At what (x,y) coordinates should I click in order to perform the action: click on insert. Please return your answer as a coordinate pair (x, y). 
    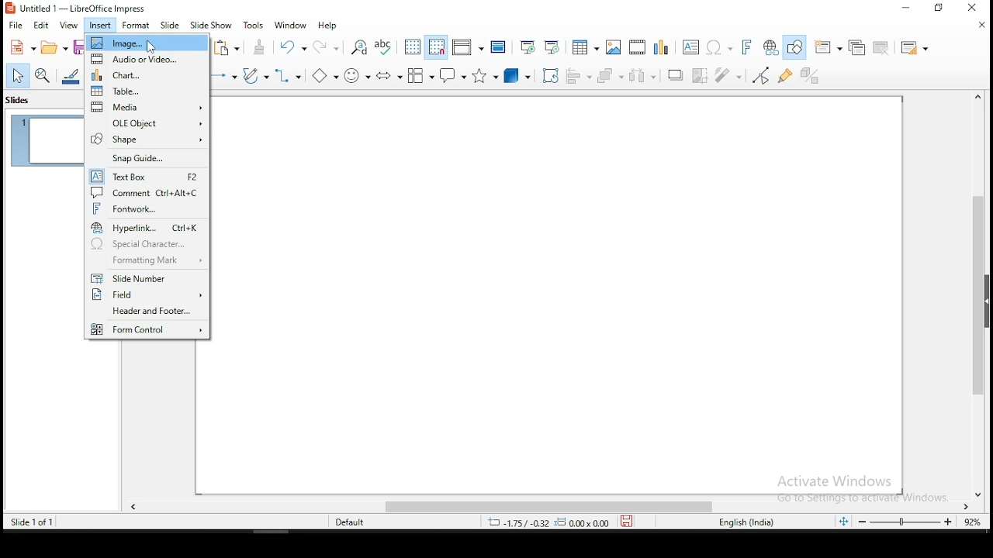
    Looking at the image, I should click on (99, 24).